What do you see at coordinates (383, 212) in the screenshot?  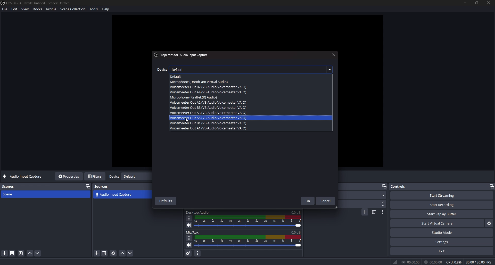 I see `transition properties` at bounding box center [383, 212].